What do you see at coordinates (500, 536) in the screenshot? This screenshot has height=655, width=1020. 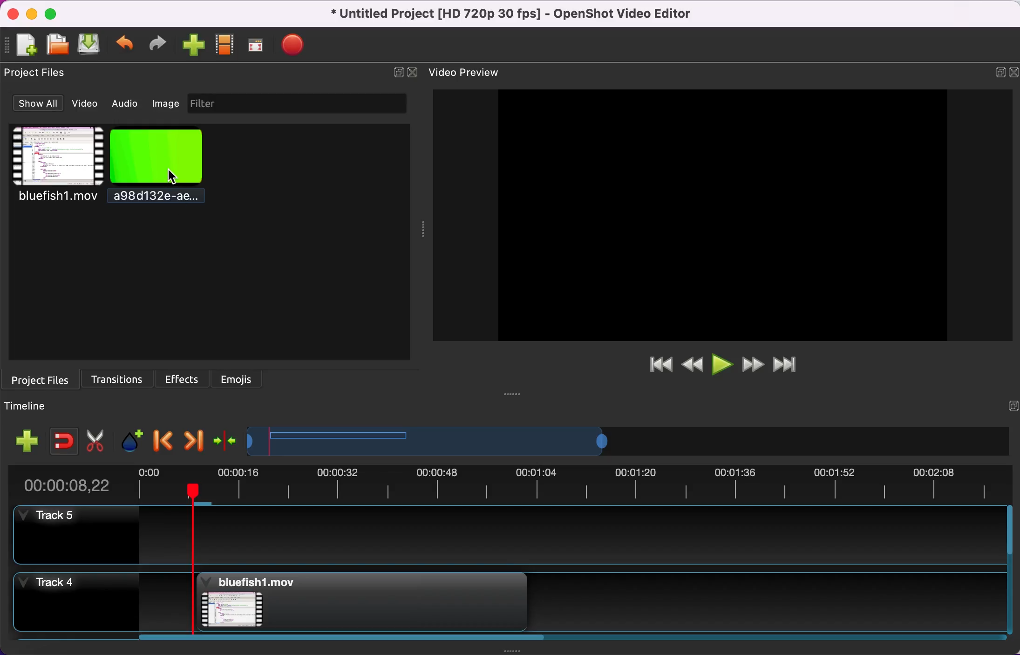 I see `track 5` at bounding box center [500, 536].